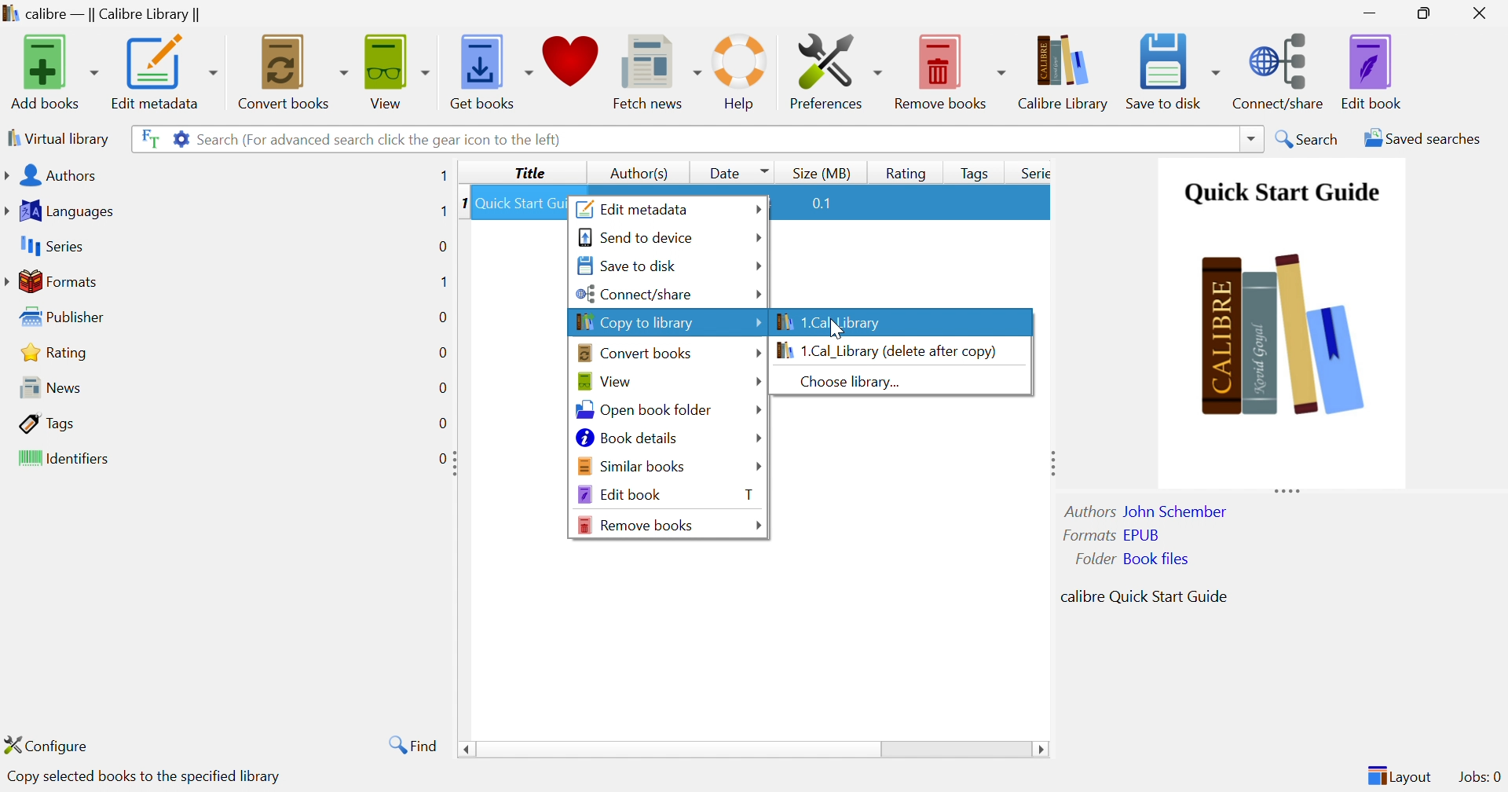 This screenshot has width=1508, height=792. Describe the element at coordinates (971, 170) in the screenshot. I see `Tags` at that location.